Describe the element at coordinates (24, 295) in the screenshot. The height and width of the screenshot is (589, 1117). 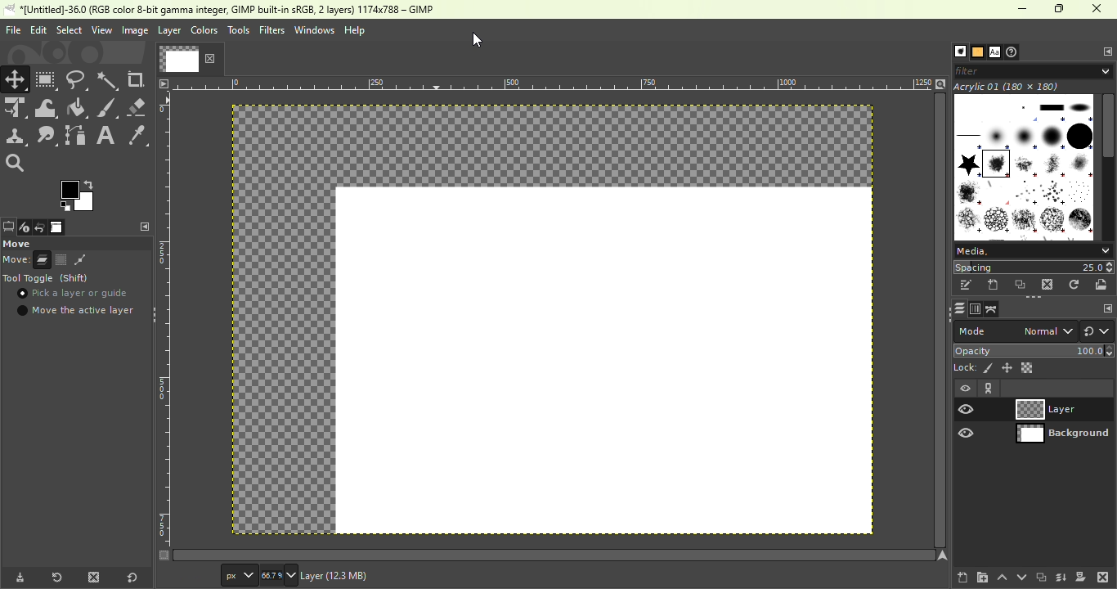
I see `Cursor` at that location.